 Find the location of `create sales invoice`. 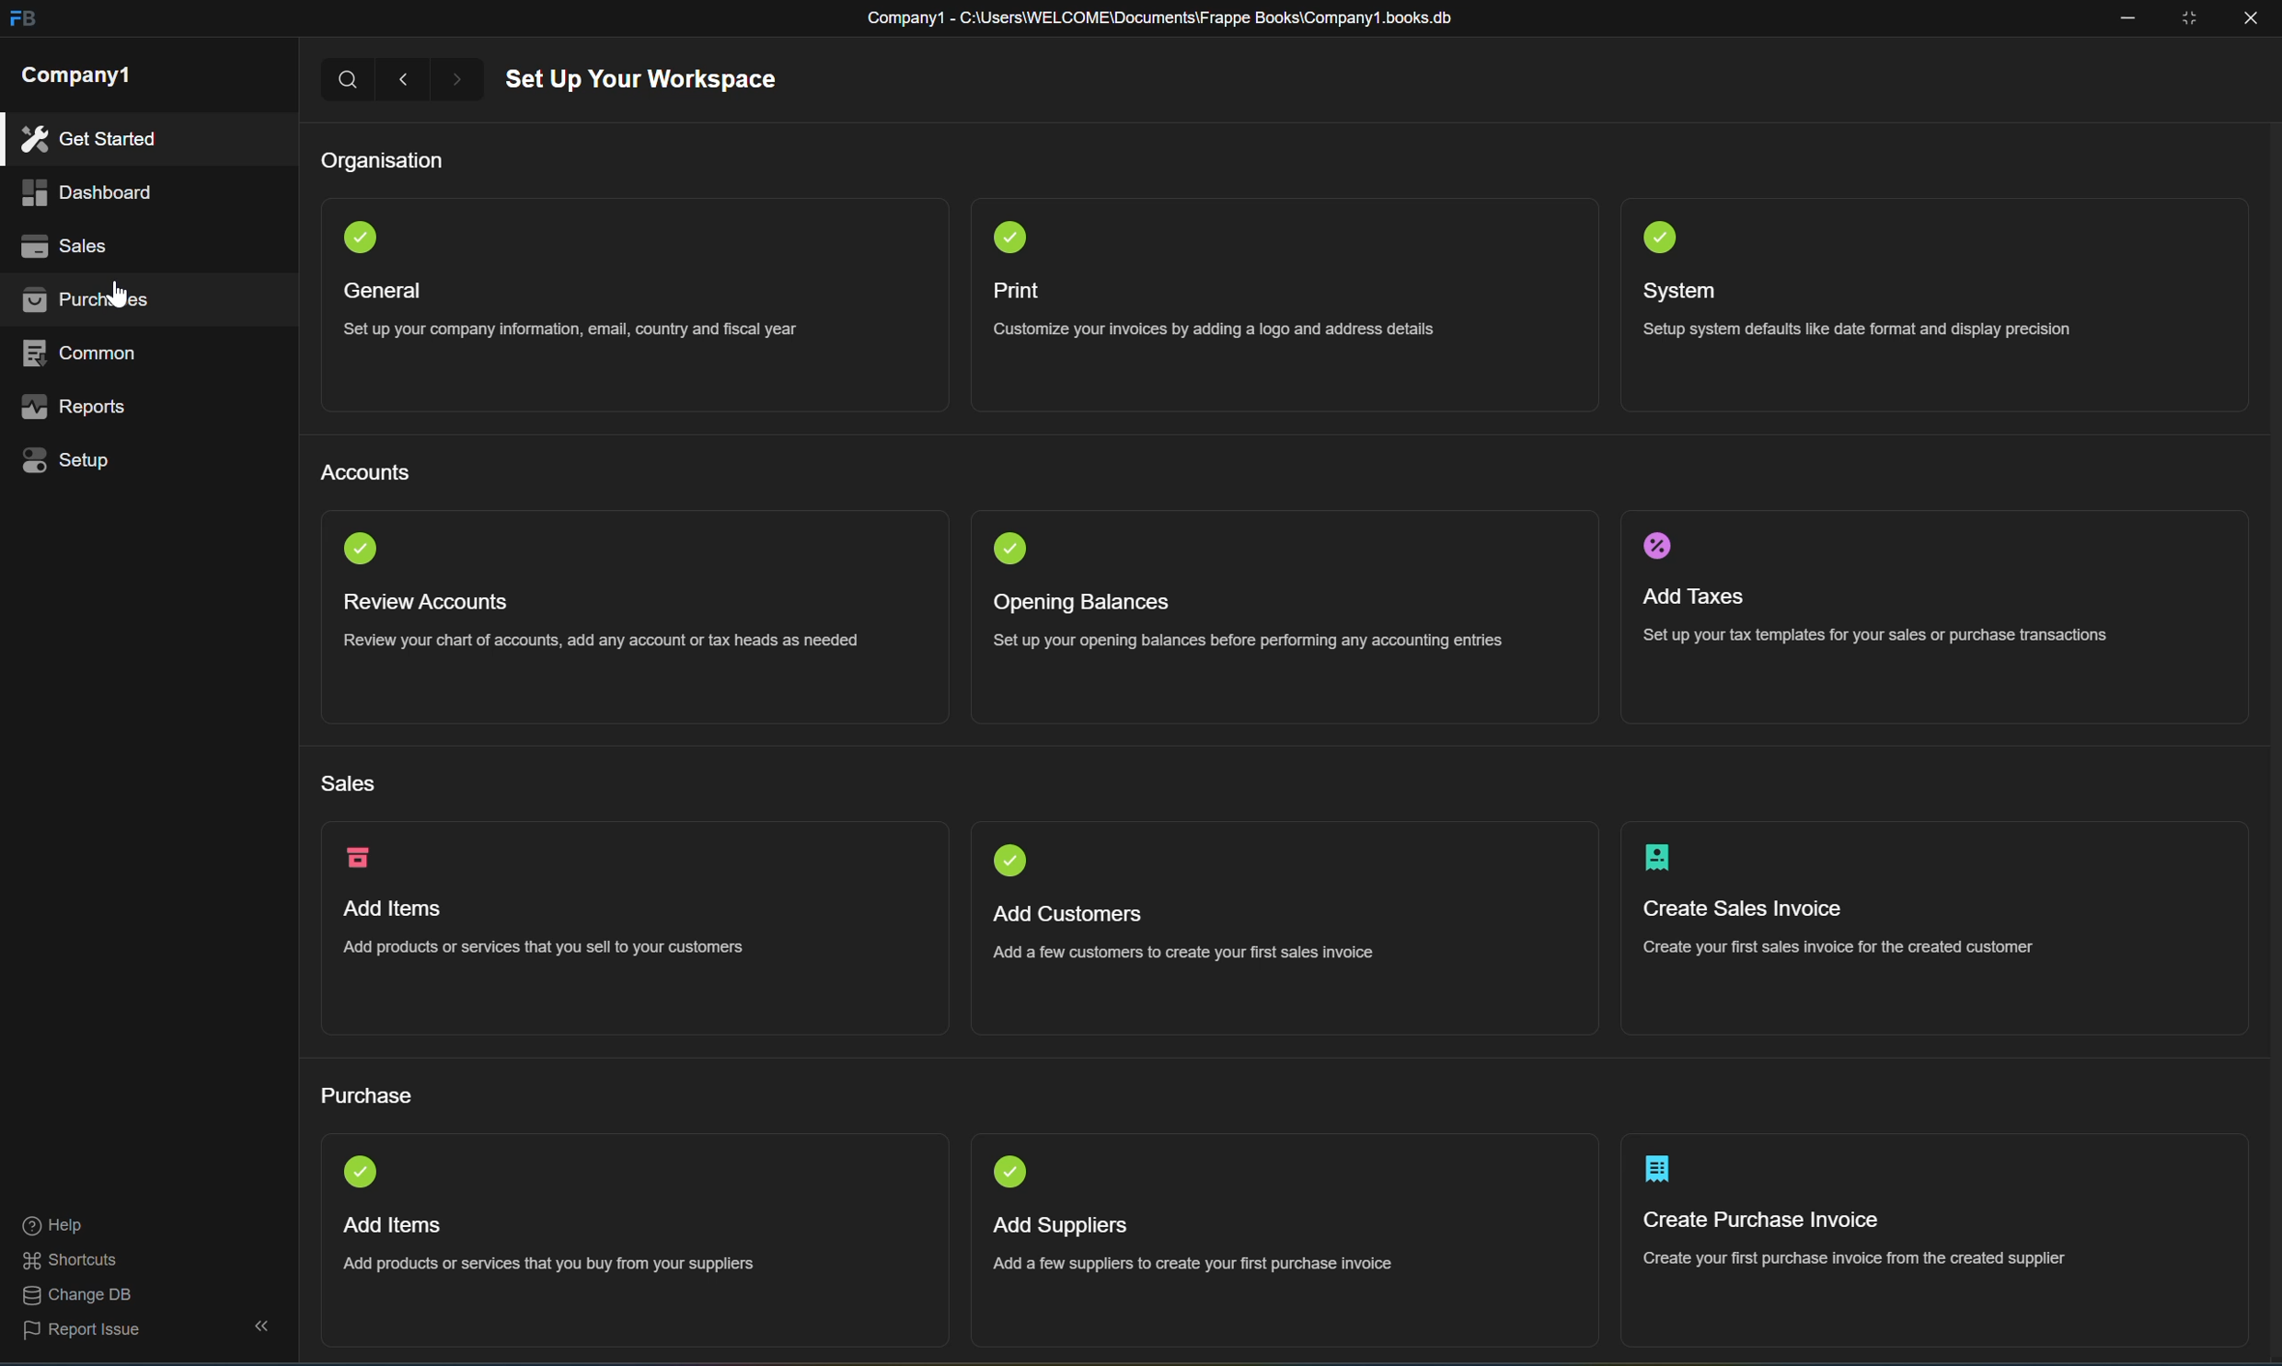

create sales invoice is located at coordinates (1746, 909).